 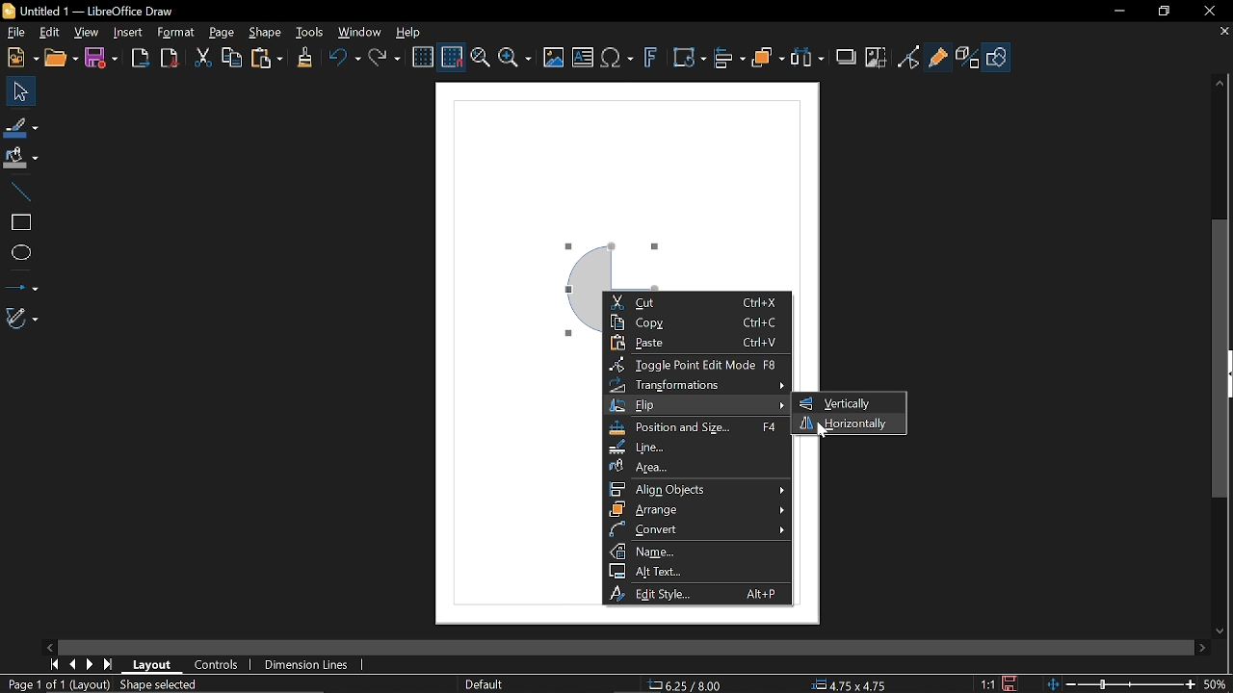 I want to click on Insert fontwork, so click(x=653, y=58).